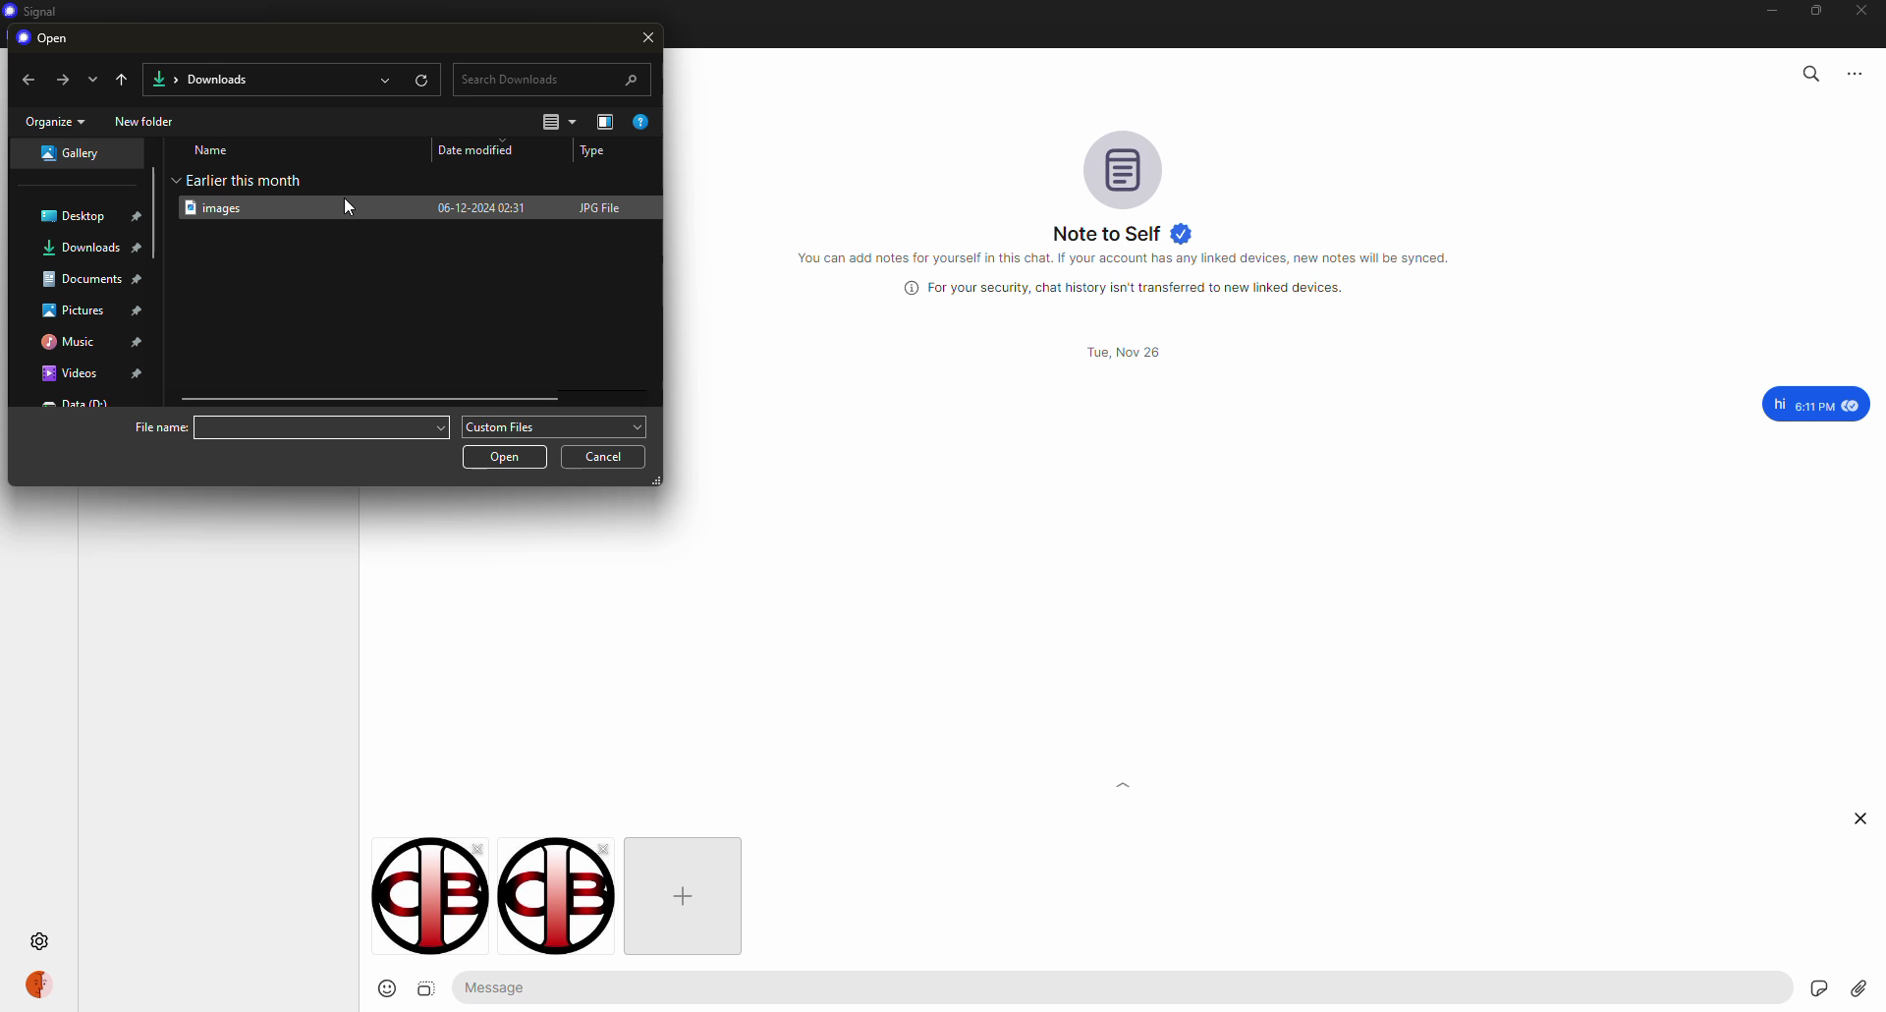 The image size is (1886, 1012). Describe the element at coordinates (560, 122) in the screenshot. I see `sort` at that location.